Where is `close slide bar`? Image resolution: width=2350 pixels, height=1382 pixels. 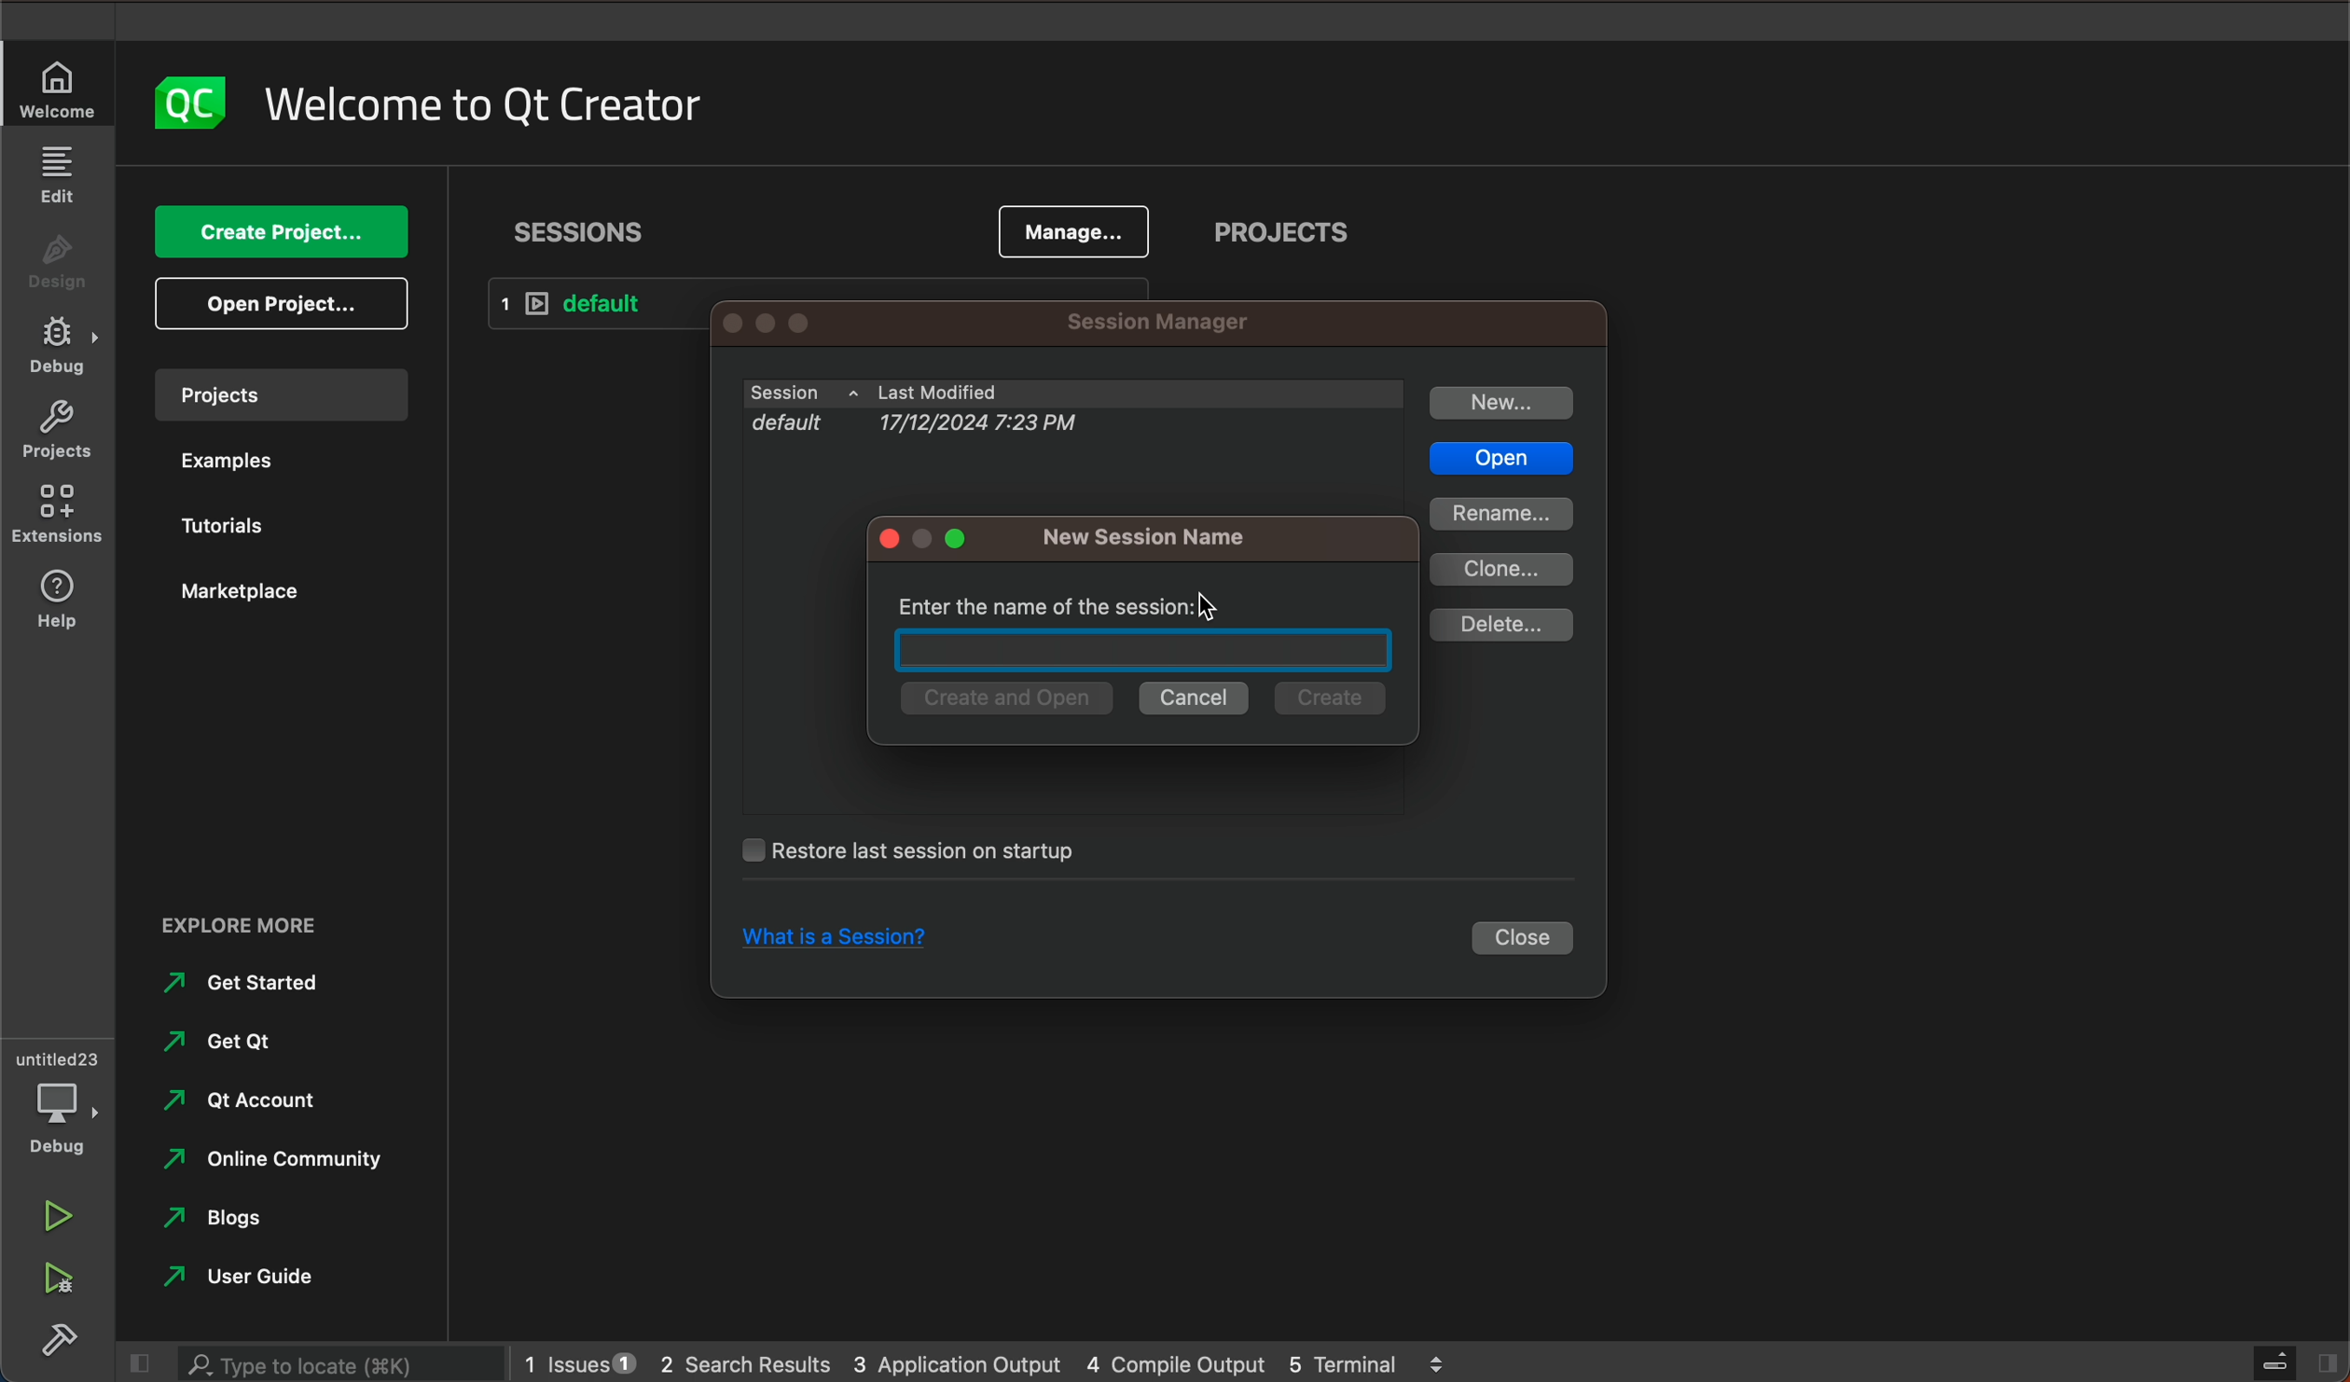
close slide bar is located at coordinates (132, 1363).